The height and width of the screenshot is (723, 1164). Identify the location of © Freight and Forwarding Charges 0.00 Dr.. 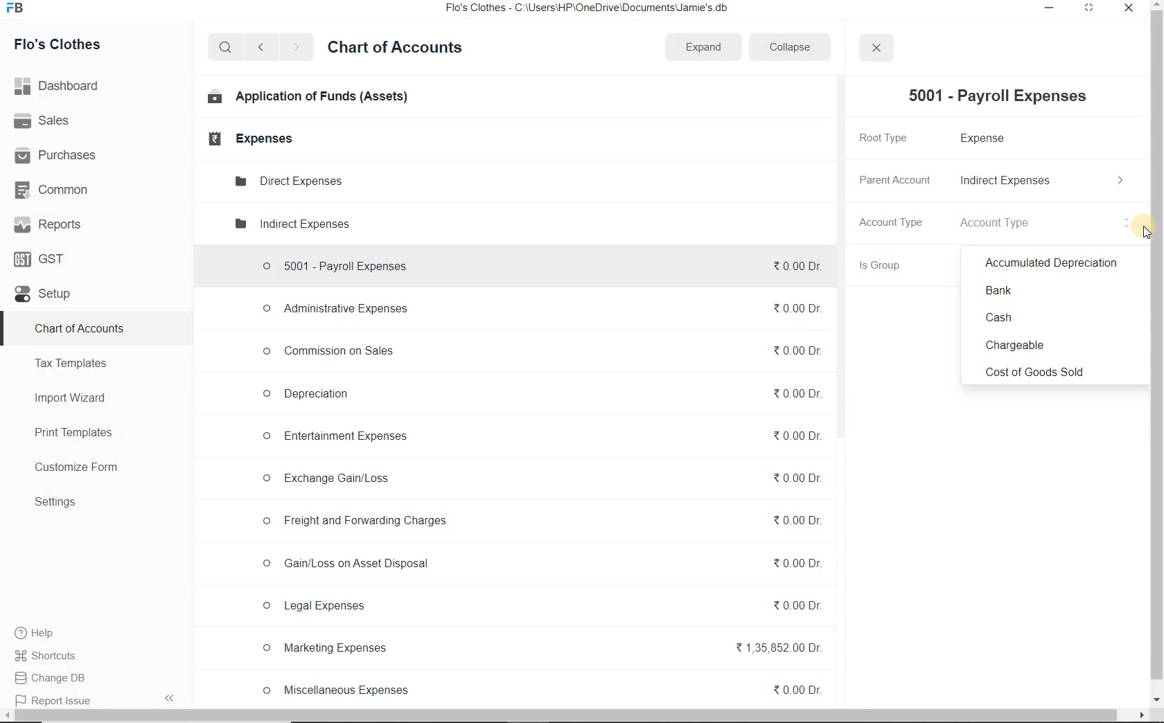
(540, 520).